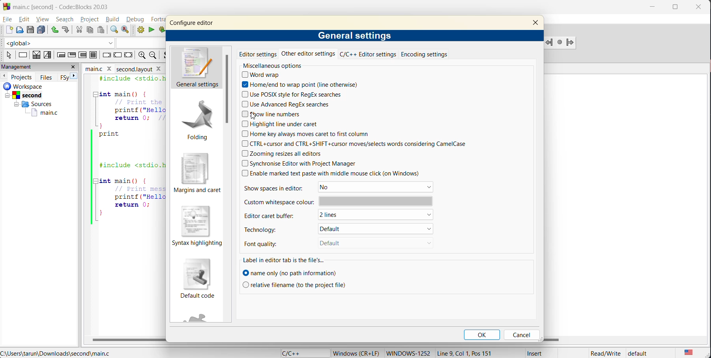 The width and height of the screenshot is (711, 358). I want to click on build, so click(142, 31).